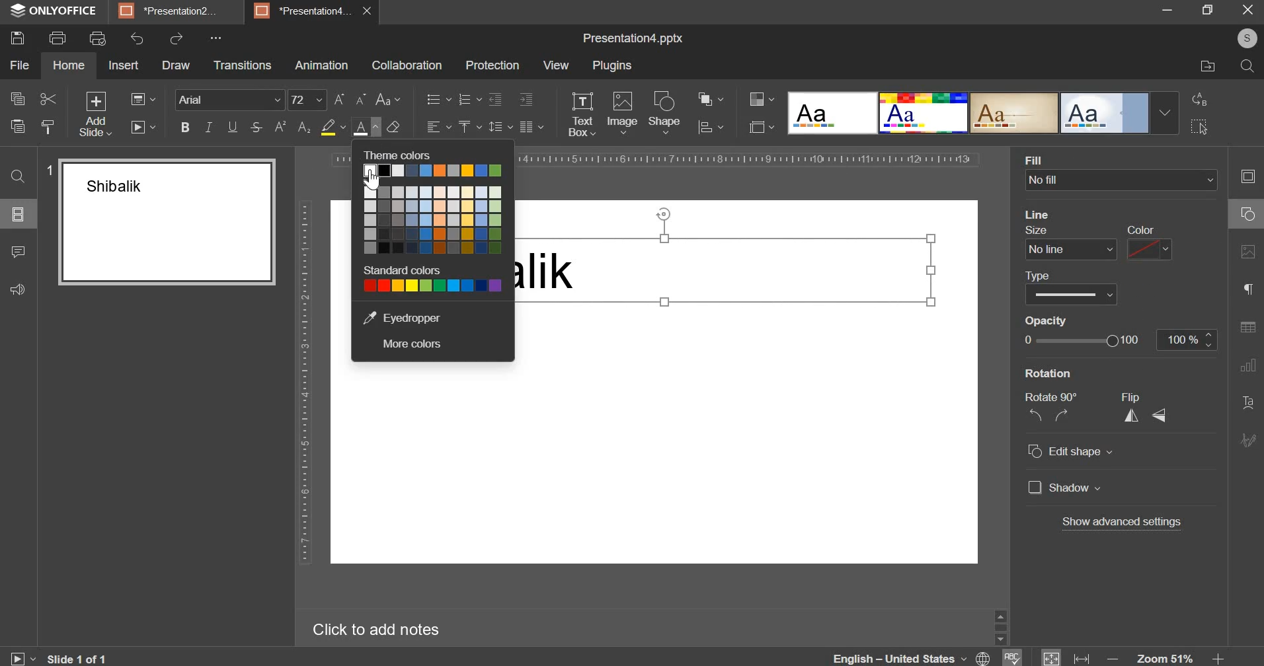  What do you see at coordinates (23, 655) in the screenshot?
I see `Play` at bounding box center [23, 655].